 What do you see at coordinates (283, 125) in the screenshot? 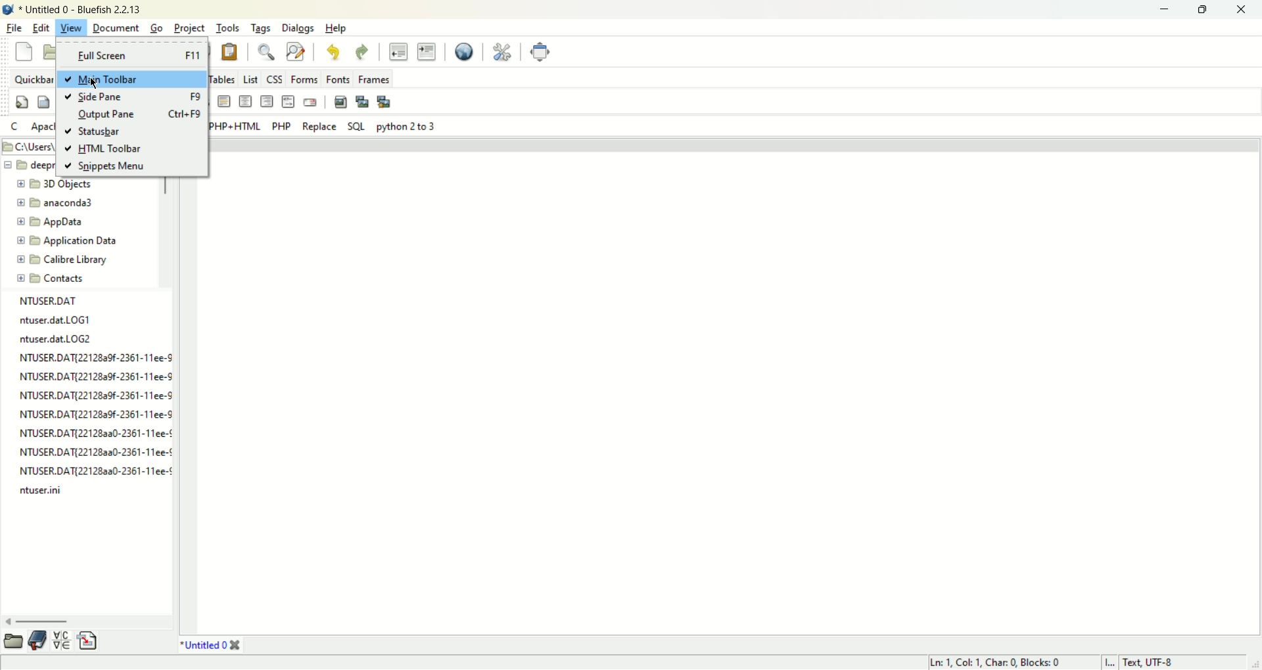
I see `PHP` at bounding box center [283, 125].